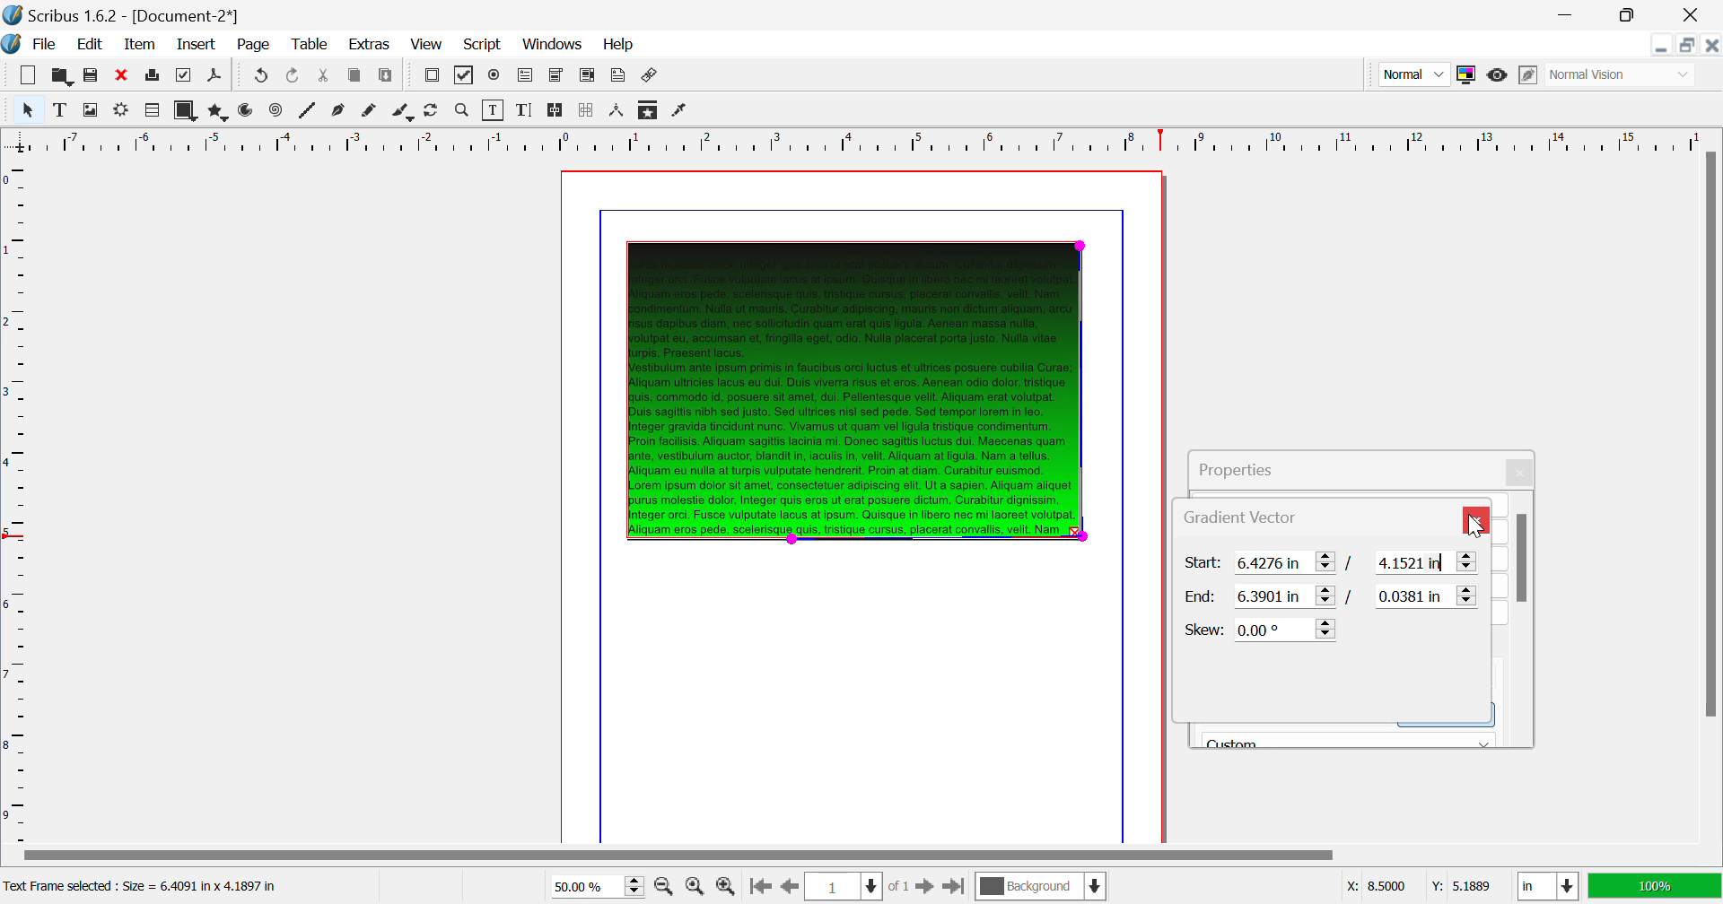 The image size is (1723, 904). I want to click on Edit, so click(86, 45).